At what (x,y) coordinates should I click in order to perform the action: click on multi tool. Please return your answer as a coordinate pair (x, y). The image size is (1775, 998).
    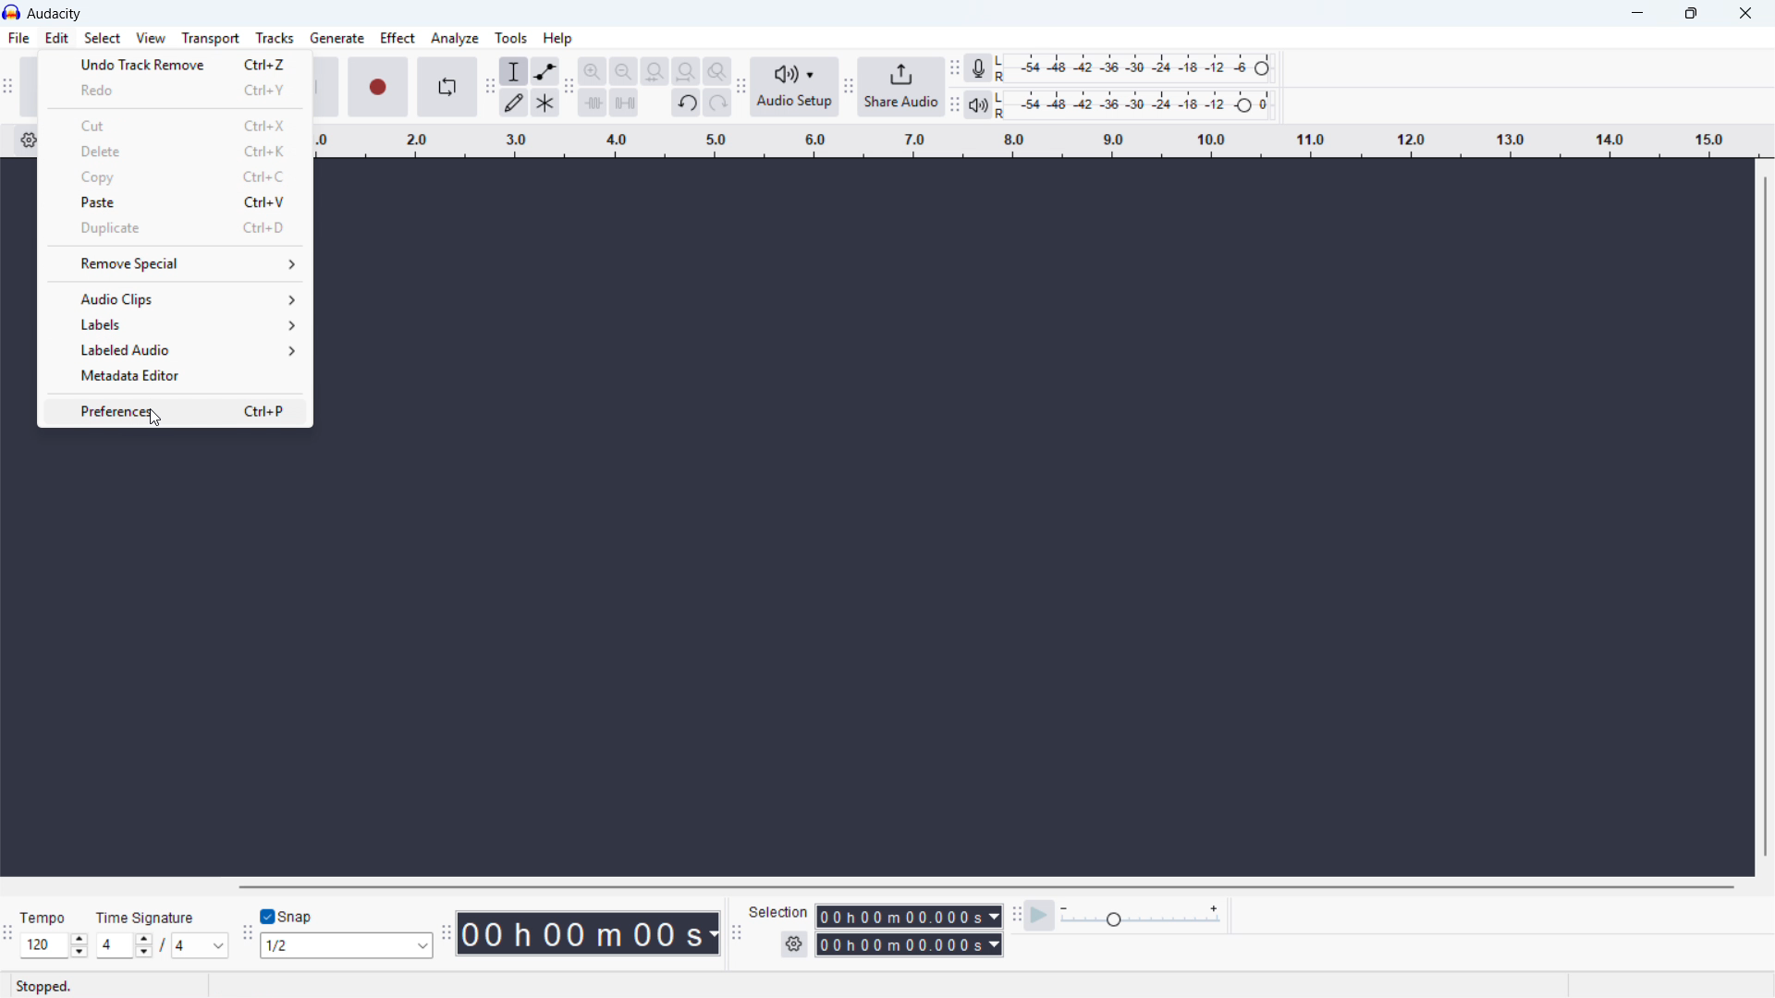
    Looking at the image, I should click on (545, 102).